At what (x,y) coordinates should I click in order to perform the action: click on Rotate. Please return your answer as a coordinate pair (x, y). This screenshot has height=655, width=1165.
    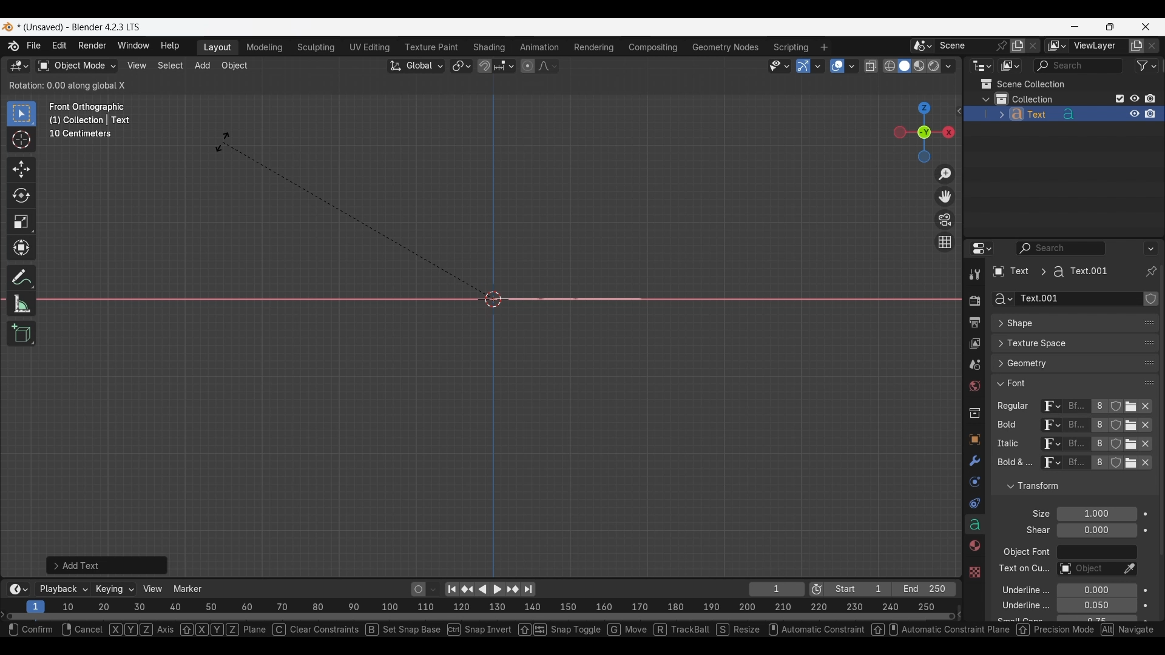
    Looking at the image, I should click on (21, 195).